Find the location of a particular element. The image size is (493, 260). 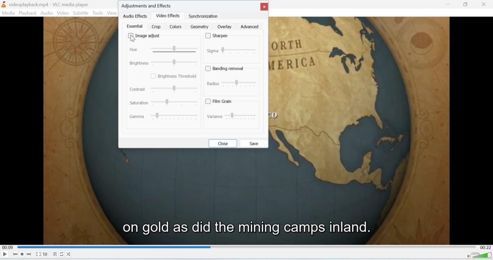

Hue is located at coordinates (164, 50).